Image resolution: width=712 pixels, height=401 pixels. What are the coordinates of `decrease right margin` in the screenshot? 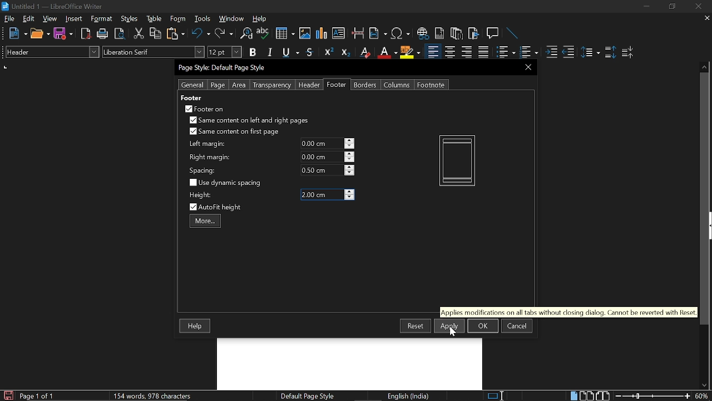 It's located at (350, 160).